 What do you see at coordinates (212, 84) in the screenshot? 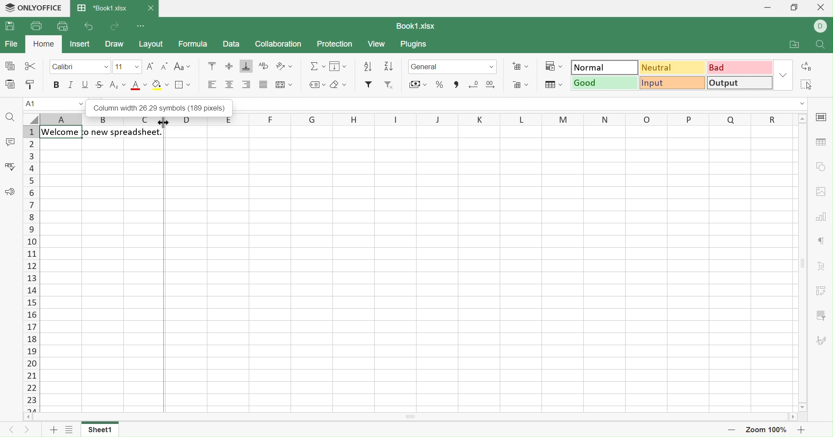
I see `Align Left` at bounding box center [212, 84].